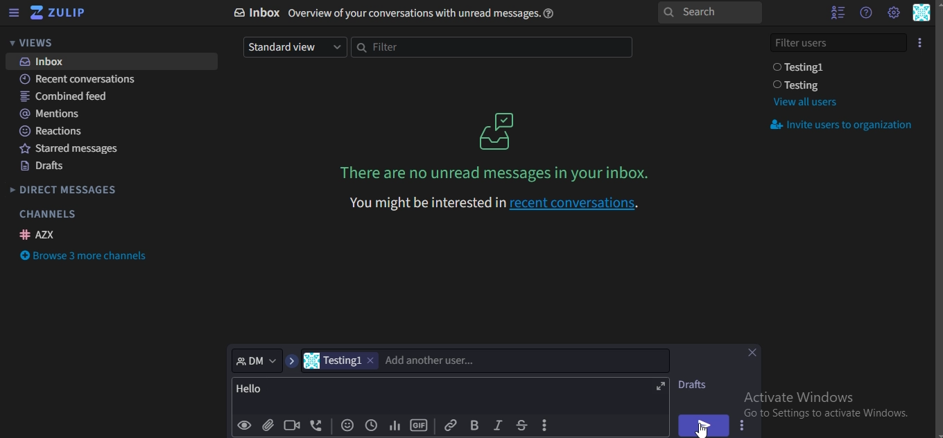  I want to click on views, so click(38, 43).